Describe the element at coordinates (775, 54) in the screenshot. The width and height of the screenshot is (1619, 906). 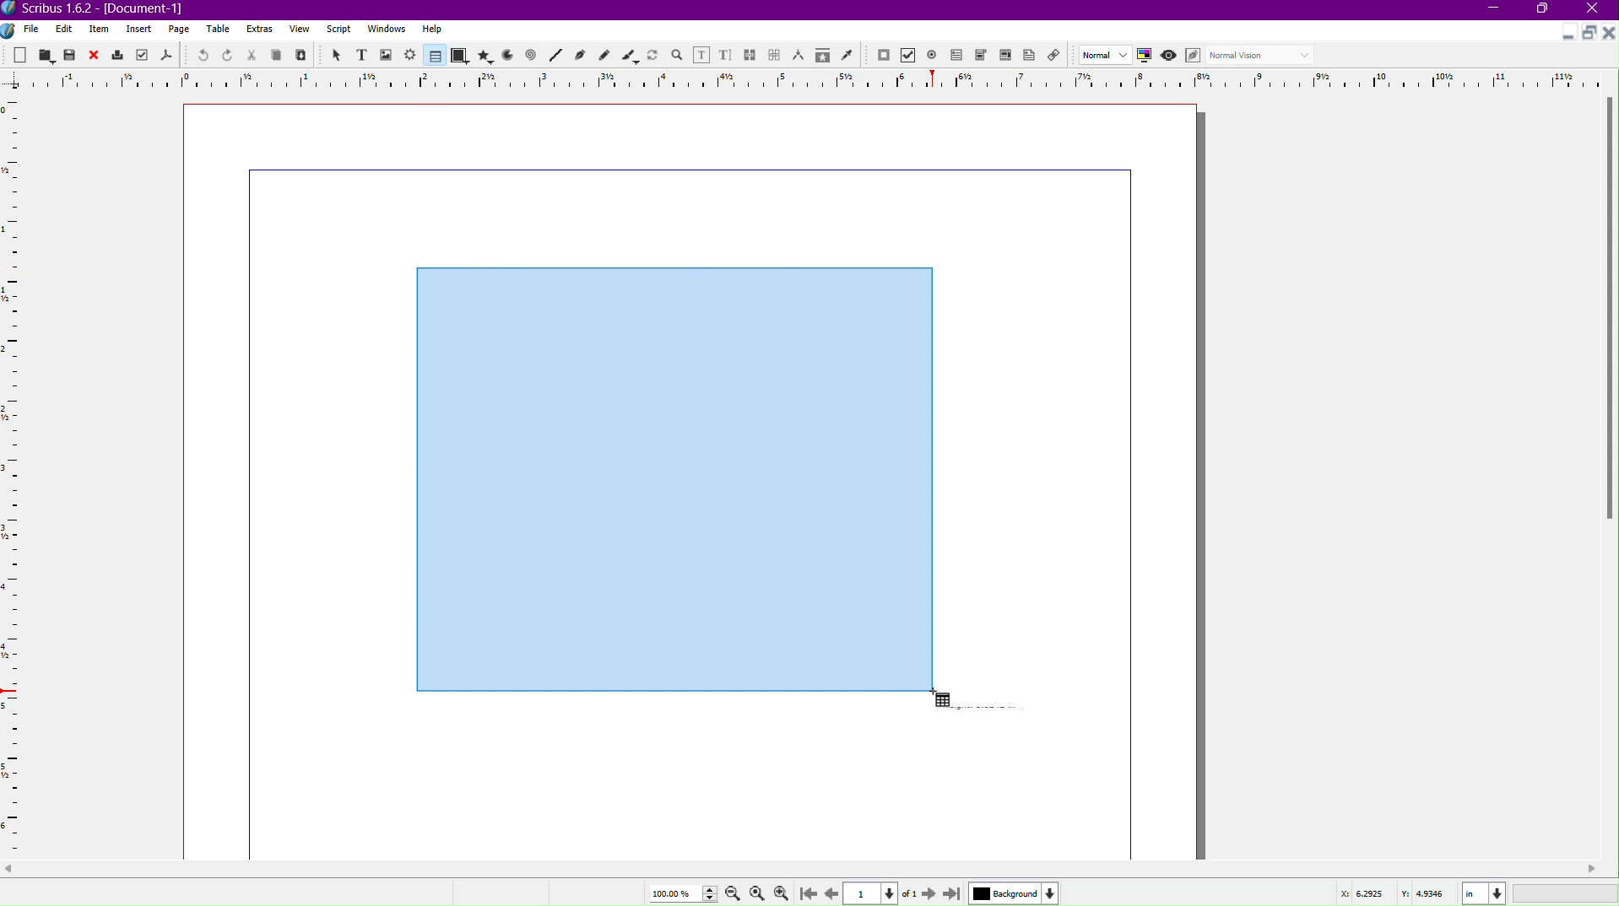
I see `Unlink Text Frames` at that location.